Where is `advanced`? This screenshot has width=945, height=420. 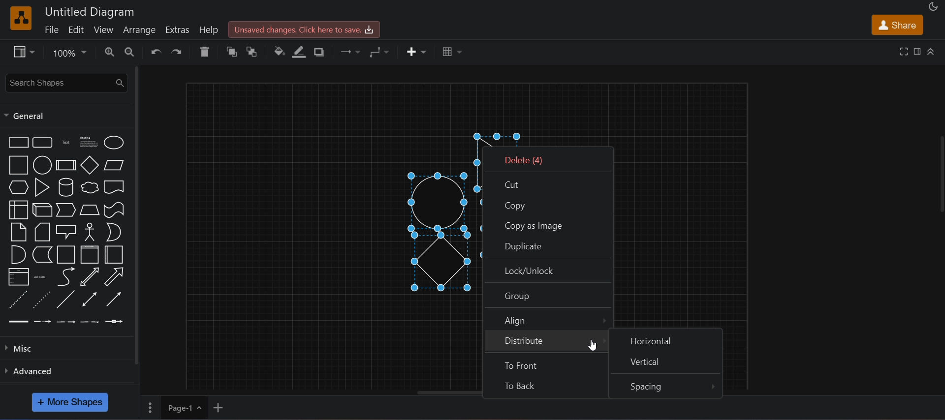
advanced is located at coordinates (37, 371).